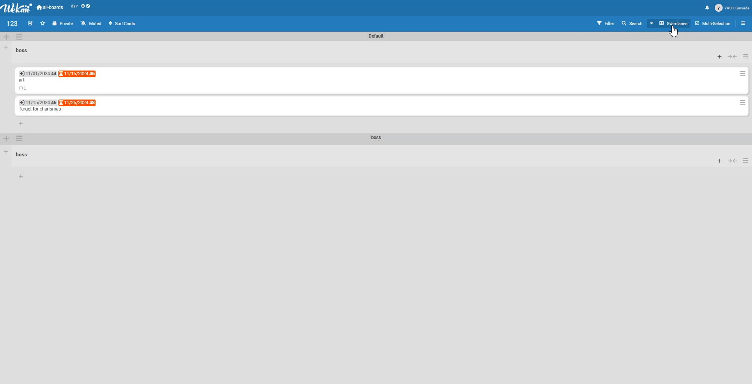  I want to click on Multi selection, so click(714, 23).